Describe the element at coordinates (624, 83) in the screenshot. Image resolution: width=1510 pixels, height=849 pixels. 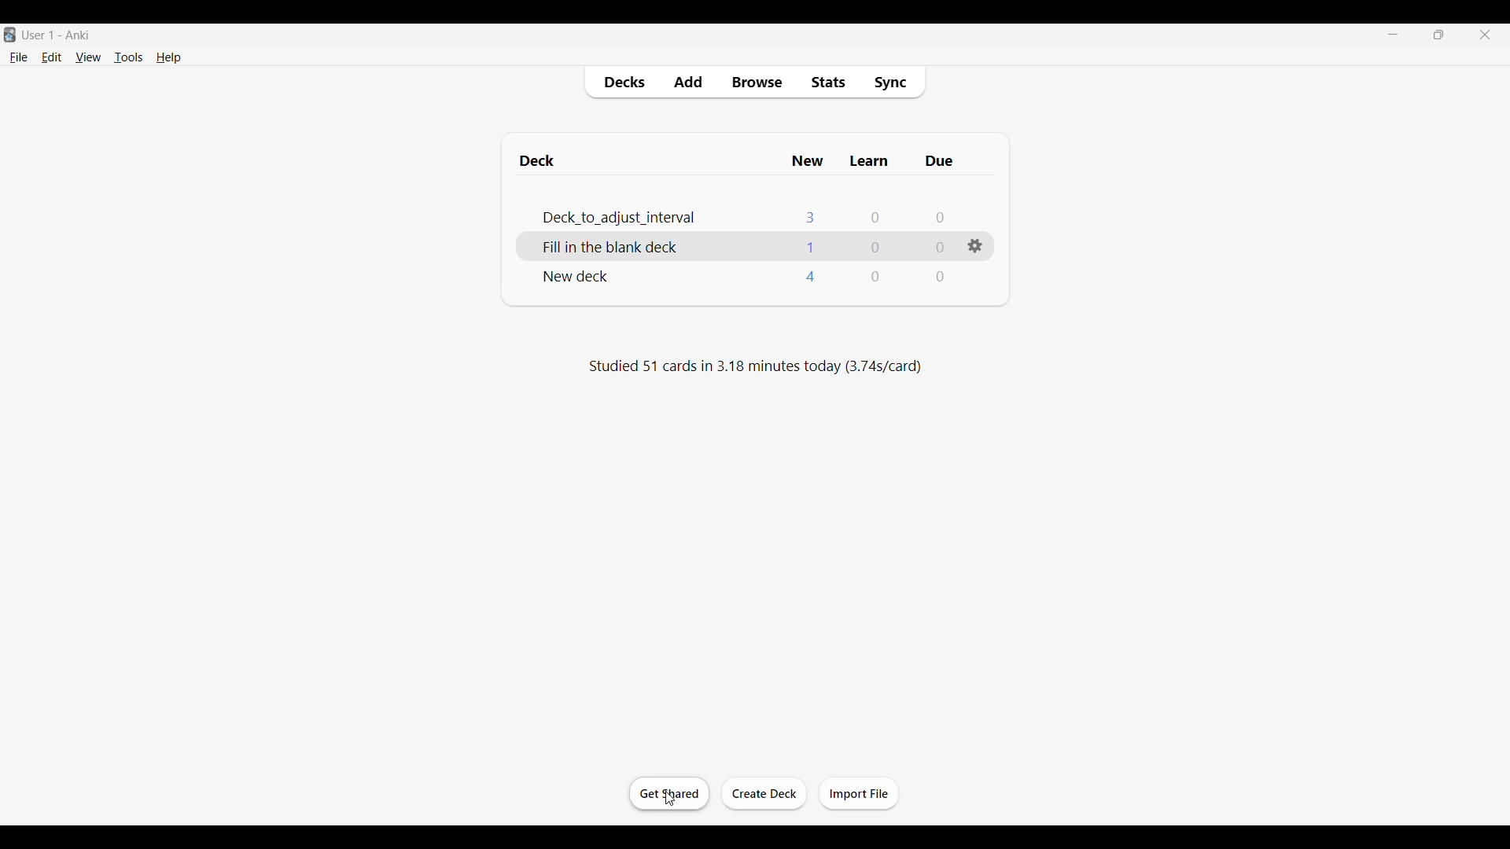
I see `Decks` at that location.